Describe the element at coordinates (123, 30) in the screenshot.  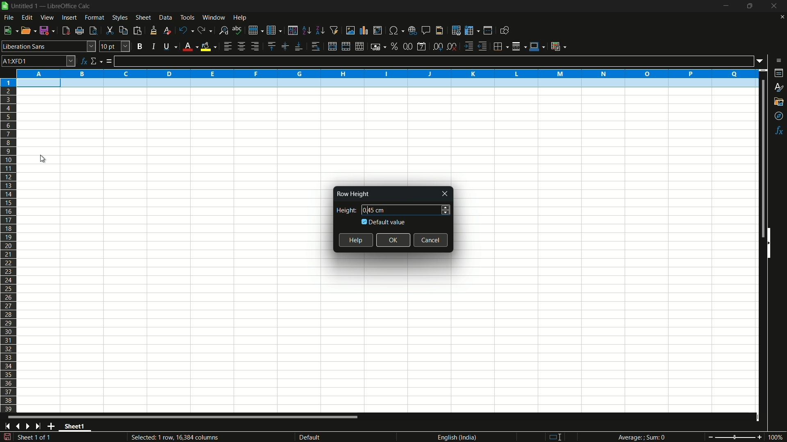
I see `copy` at that location.